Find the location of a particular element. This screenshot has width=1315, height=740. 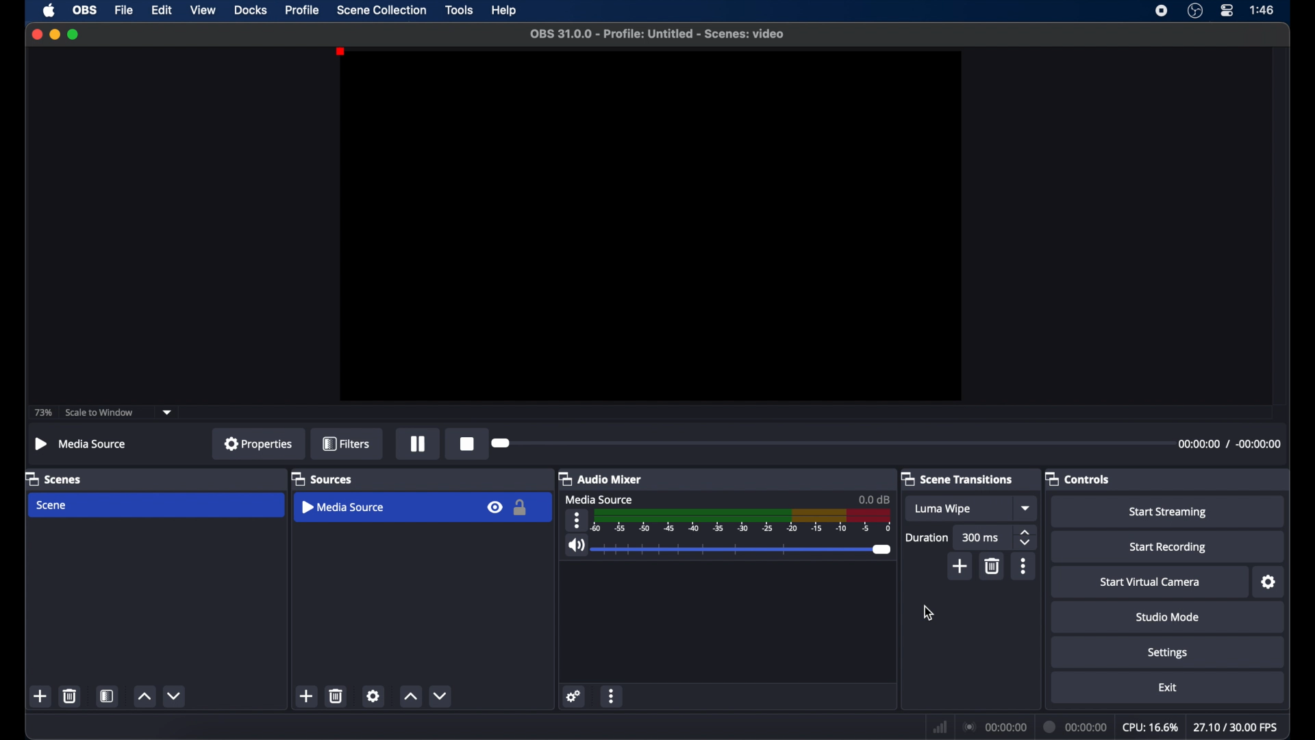

stop is located at coordinates (467, 443).